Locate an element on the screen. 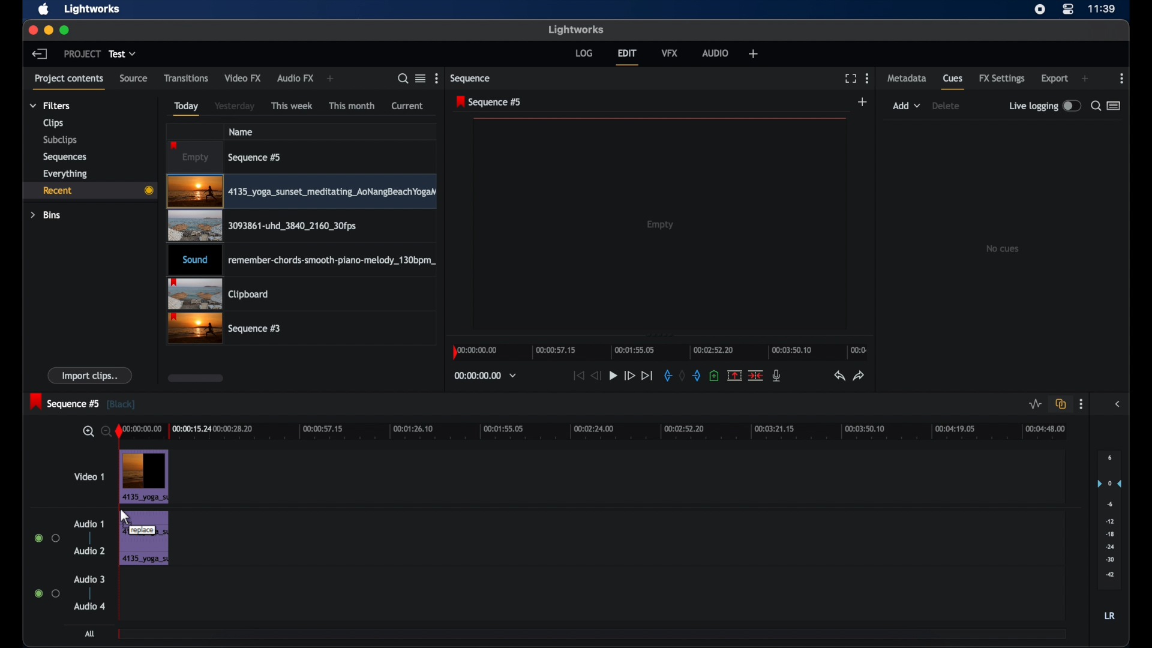  all is located at coordinates (89, 634).